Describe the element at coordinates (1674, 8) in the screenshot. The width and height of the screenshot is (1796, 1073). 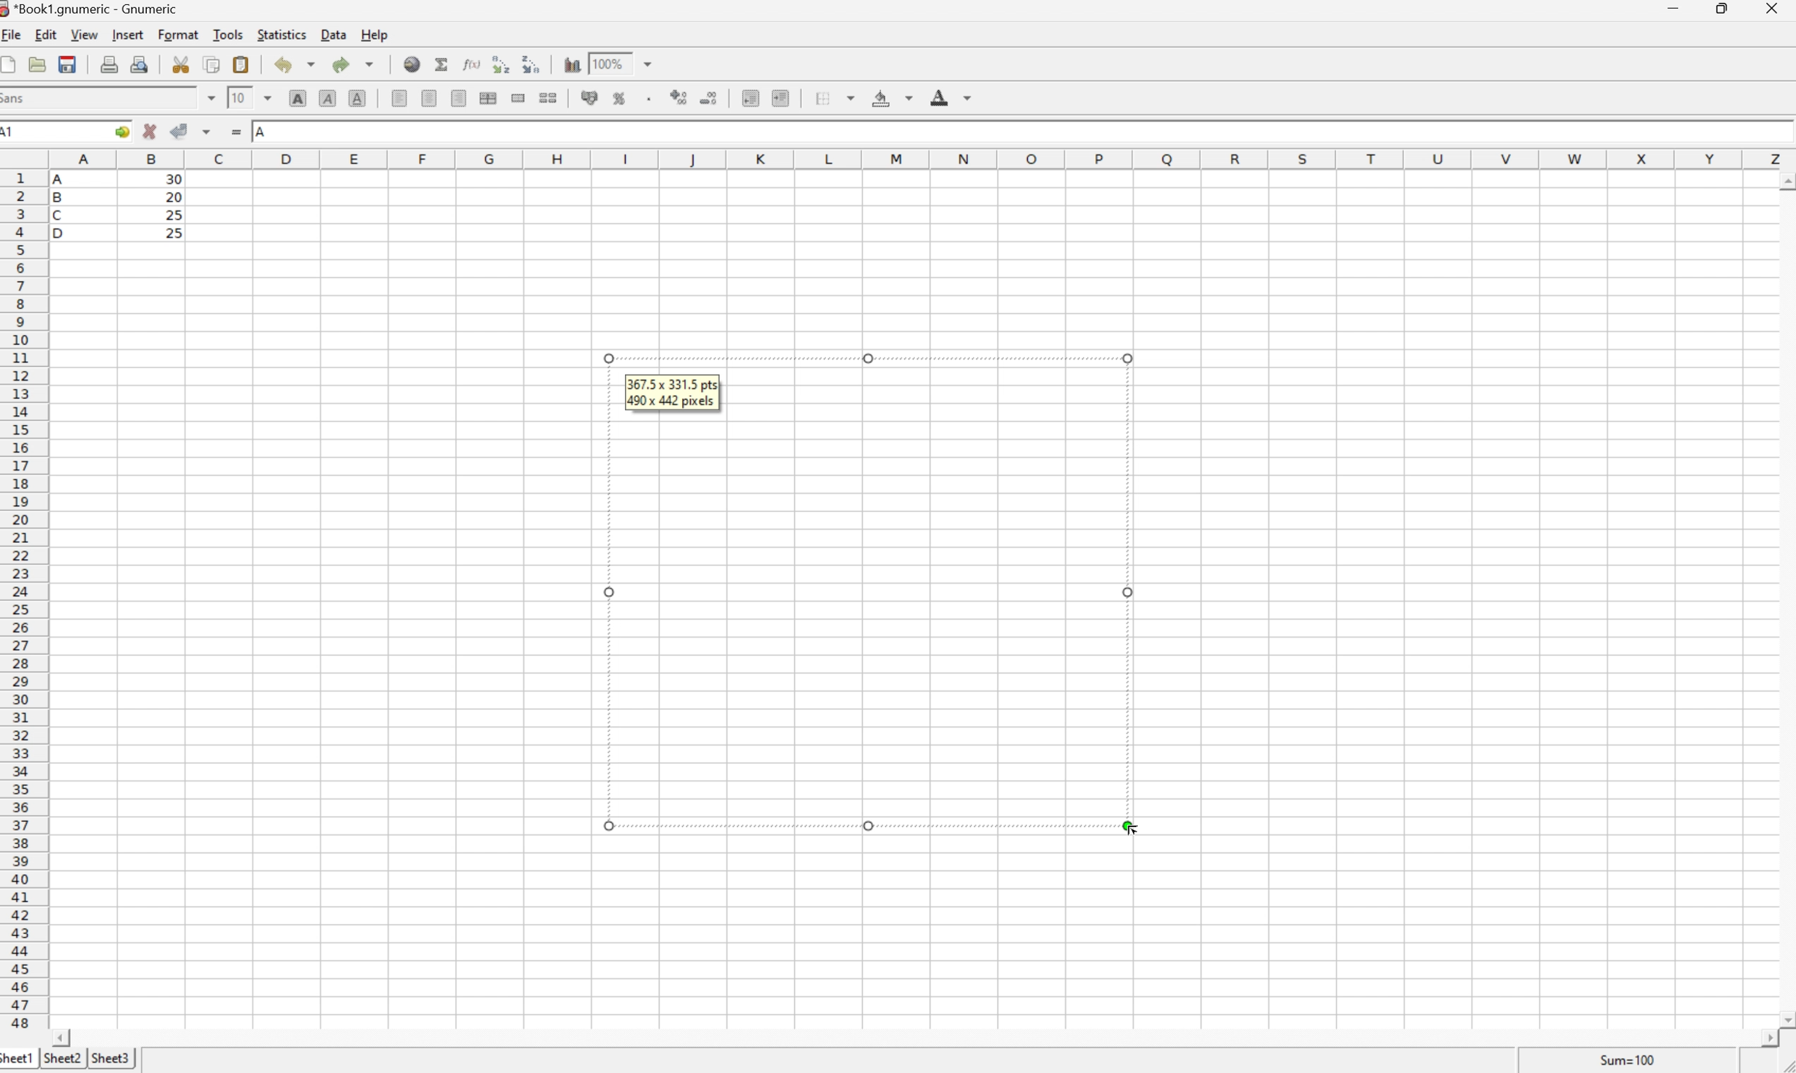
I see `Minimize` at that location.